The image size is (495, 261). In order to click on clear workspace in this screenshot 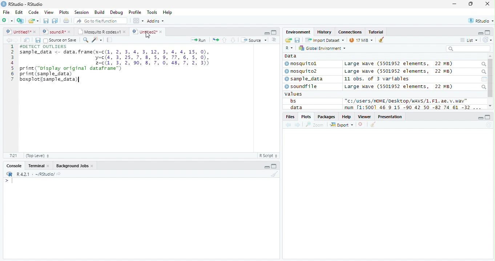, I will do `click(274, 174)`.